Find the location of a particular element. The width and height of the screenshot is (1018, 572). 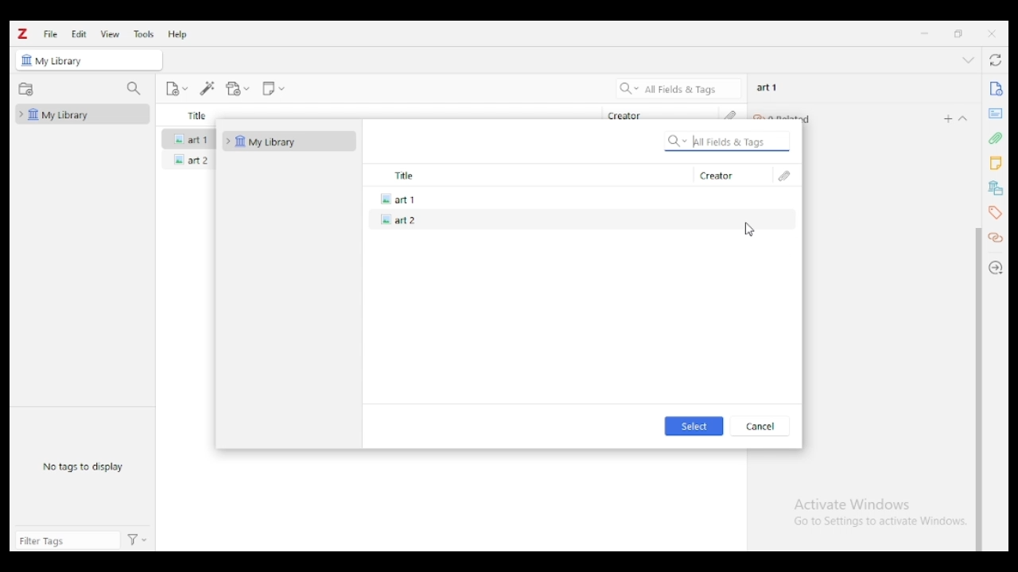

toggle collapse is located at coordinates (969, 60).